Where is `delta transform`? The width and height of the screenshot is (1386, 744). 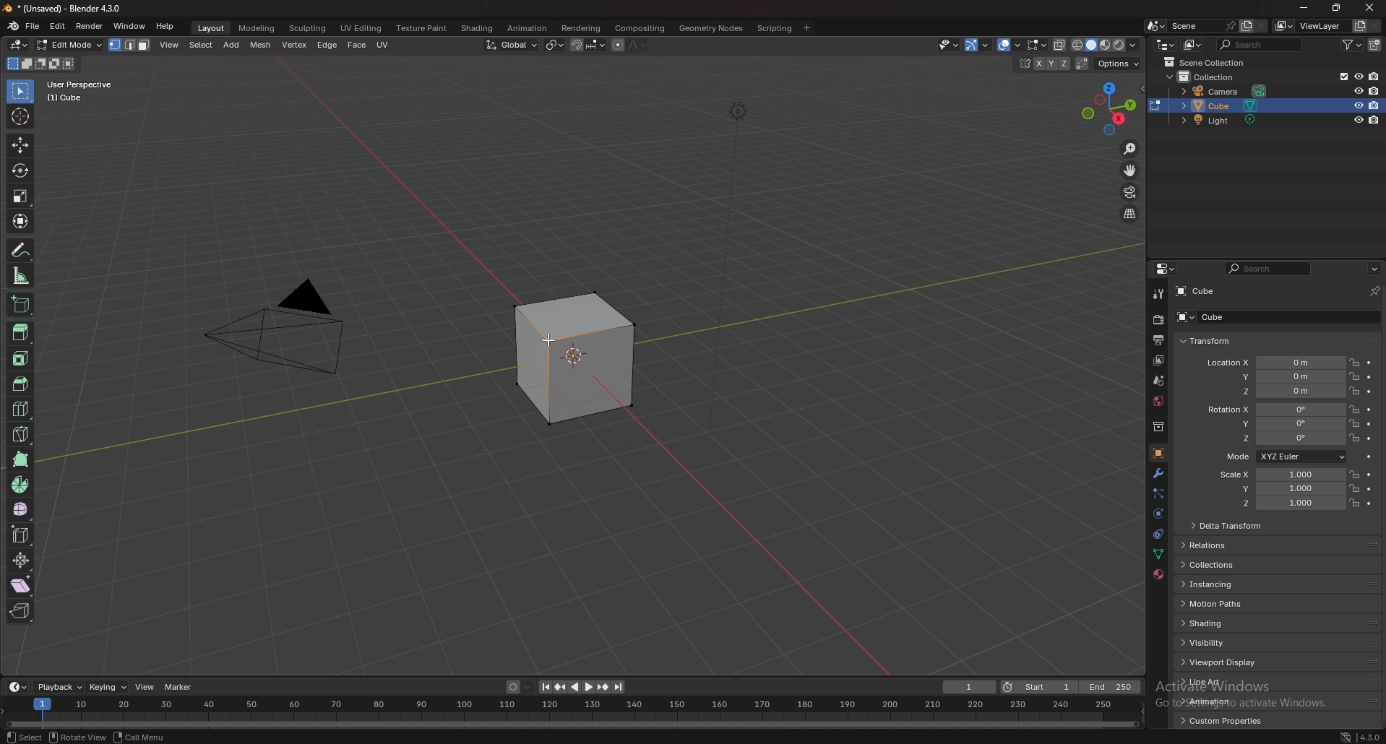
delta transform is located at coordinates (1232, 526).